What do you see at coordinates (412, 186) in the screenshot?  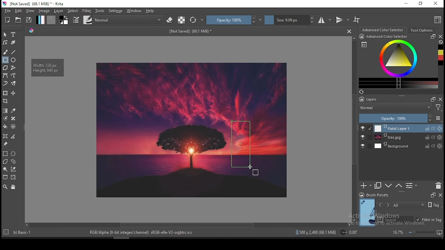 I see `view or change layer properties` at bounding box center [412, 186].